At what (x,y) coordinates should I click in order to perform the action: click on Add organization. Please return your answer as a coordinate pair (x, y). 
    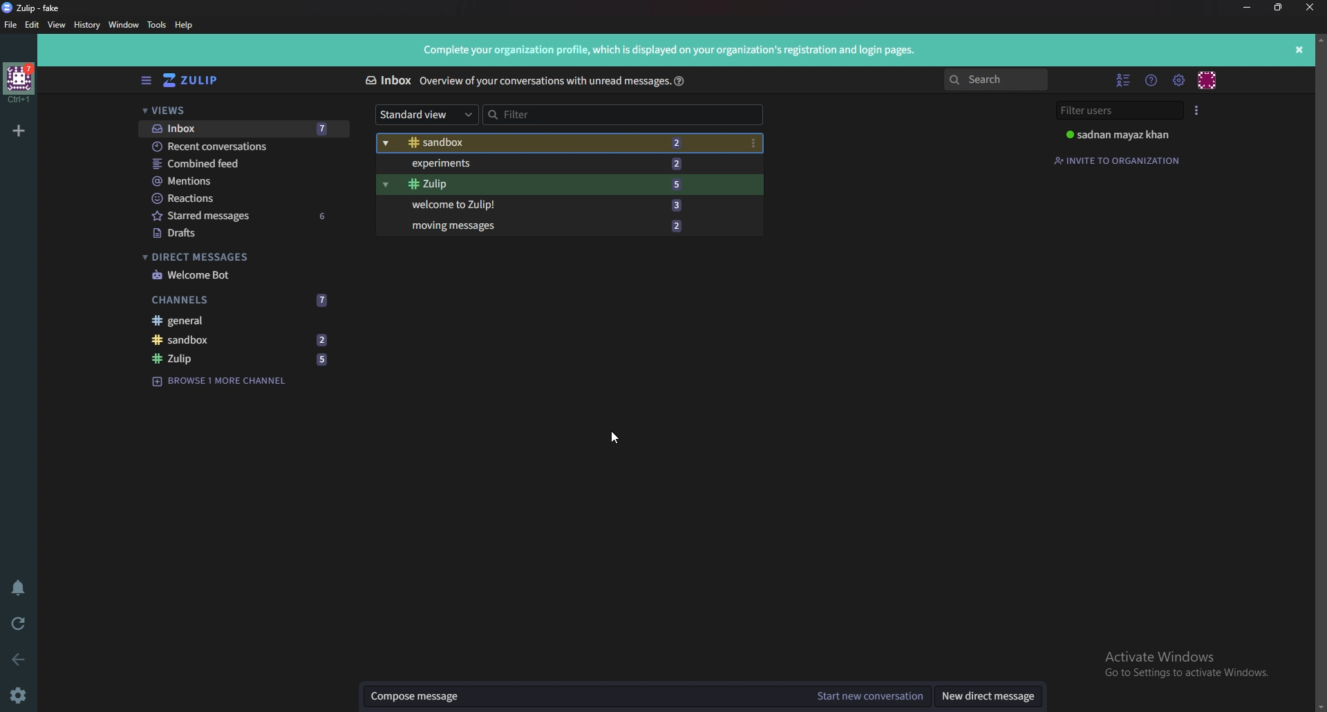
    Looking at the image, I should click on (18, 131).